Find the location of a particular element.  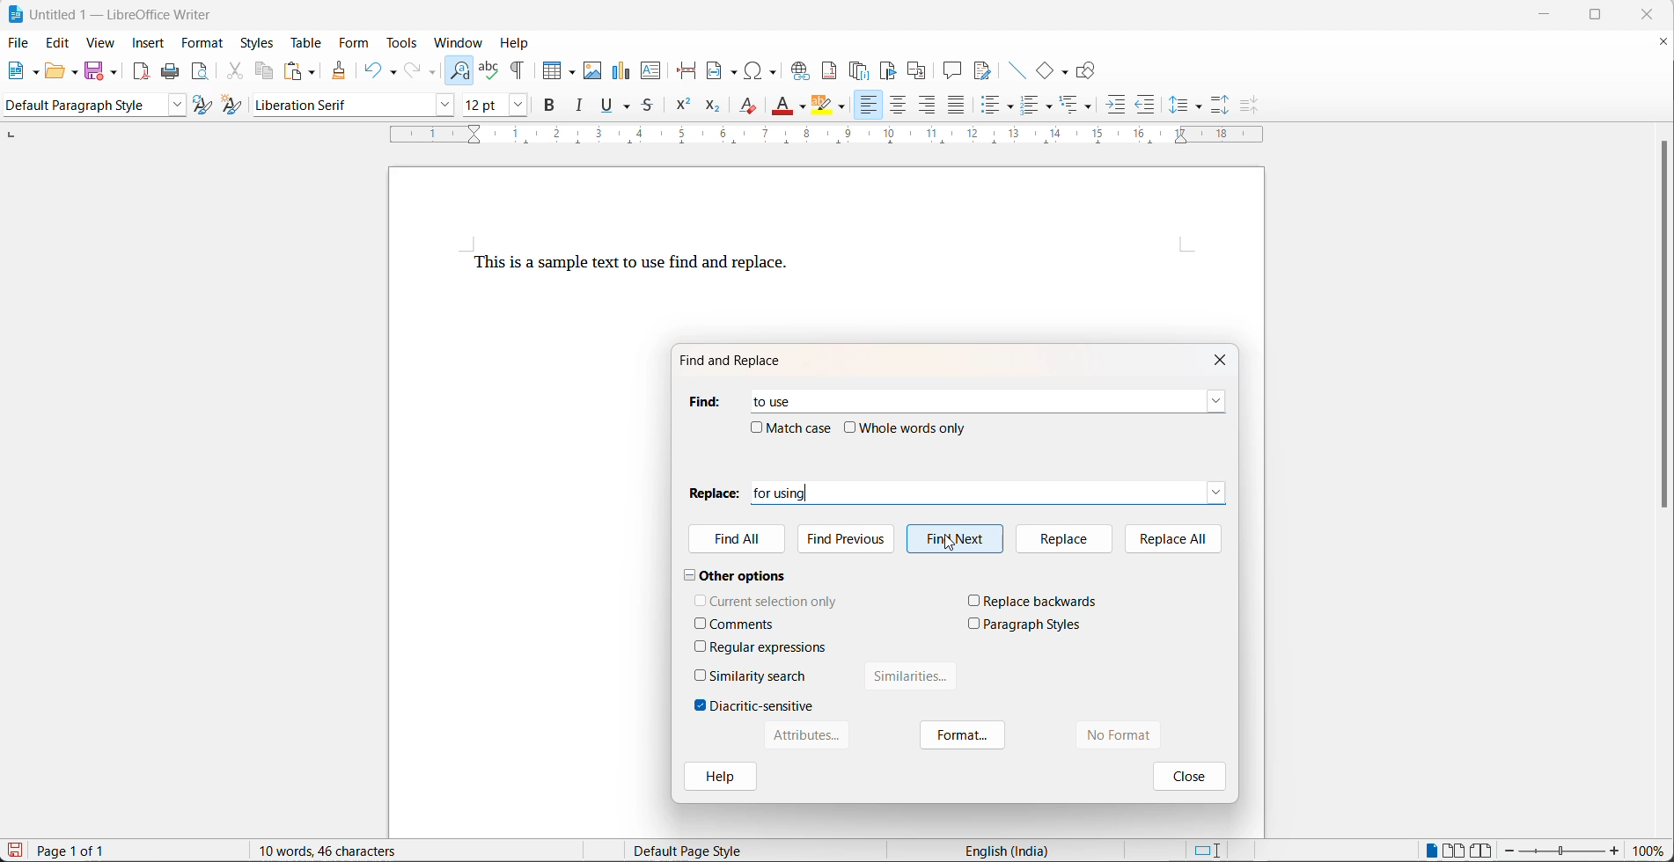

toggle formatting marks is located at coordinates (522, 65).